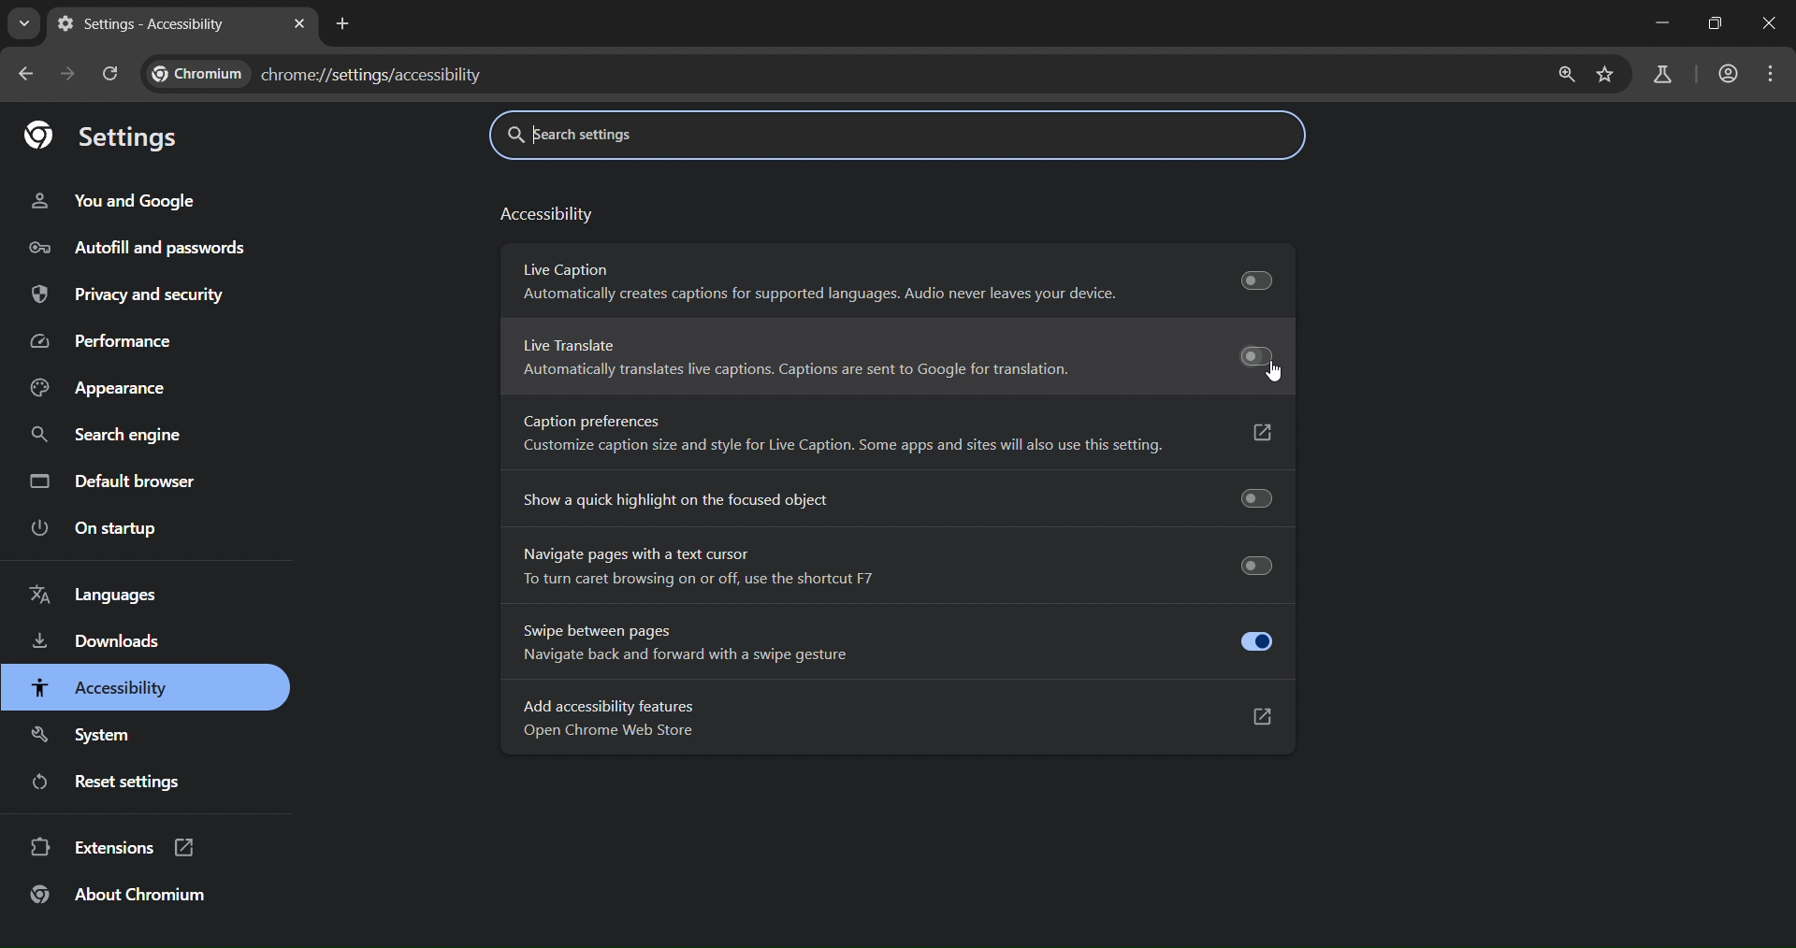 The height and width of the screenshot is (948, 1796). What do you see at coordinates (1658, 23) in the screenshot?
I see `minimize` at bounding box center [1658, 23].